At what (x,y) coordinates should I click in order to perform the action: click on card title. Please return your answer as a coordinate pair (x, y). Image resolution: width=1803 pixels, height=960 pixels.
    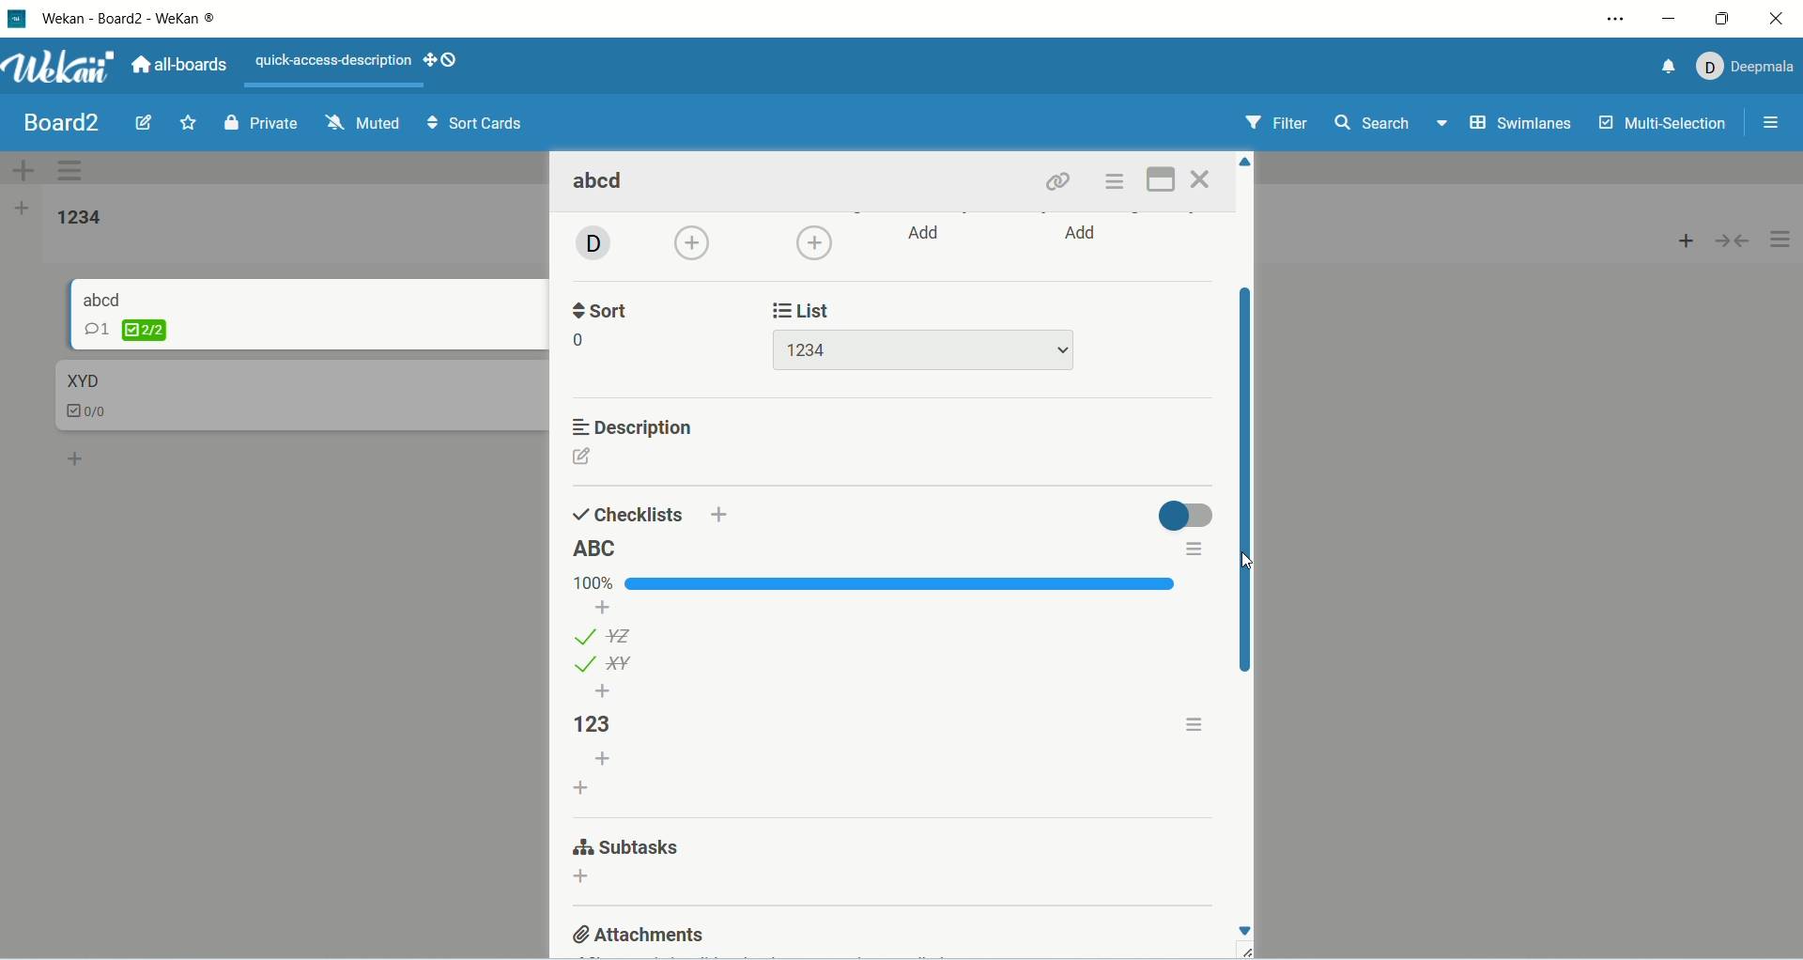
    Looking at the image, I should click on (103, 299).